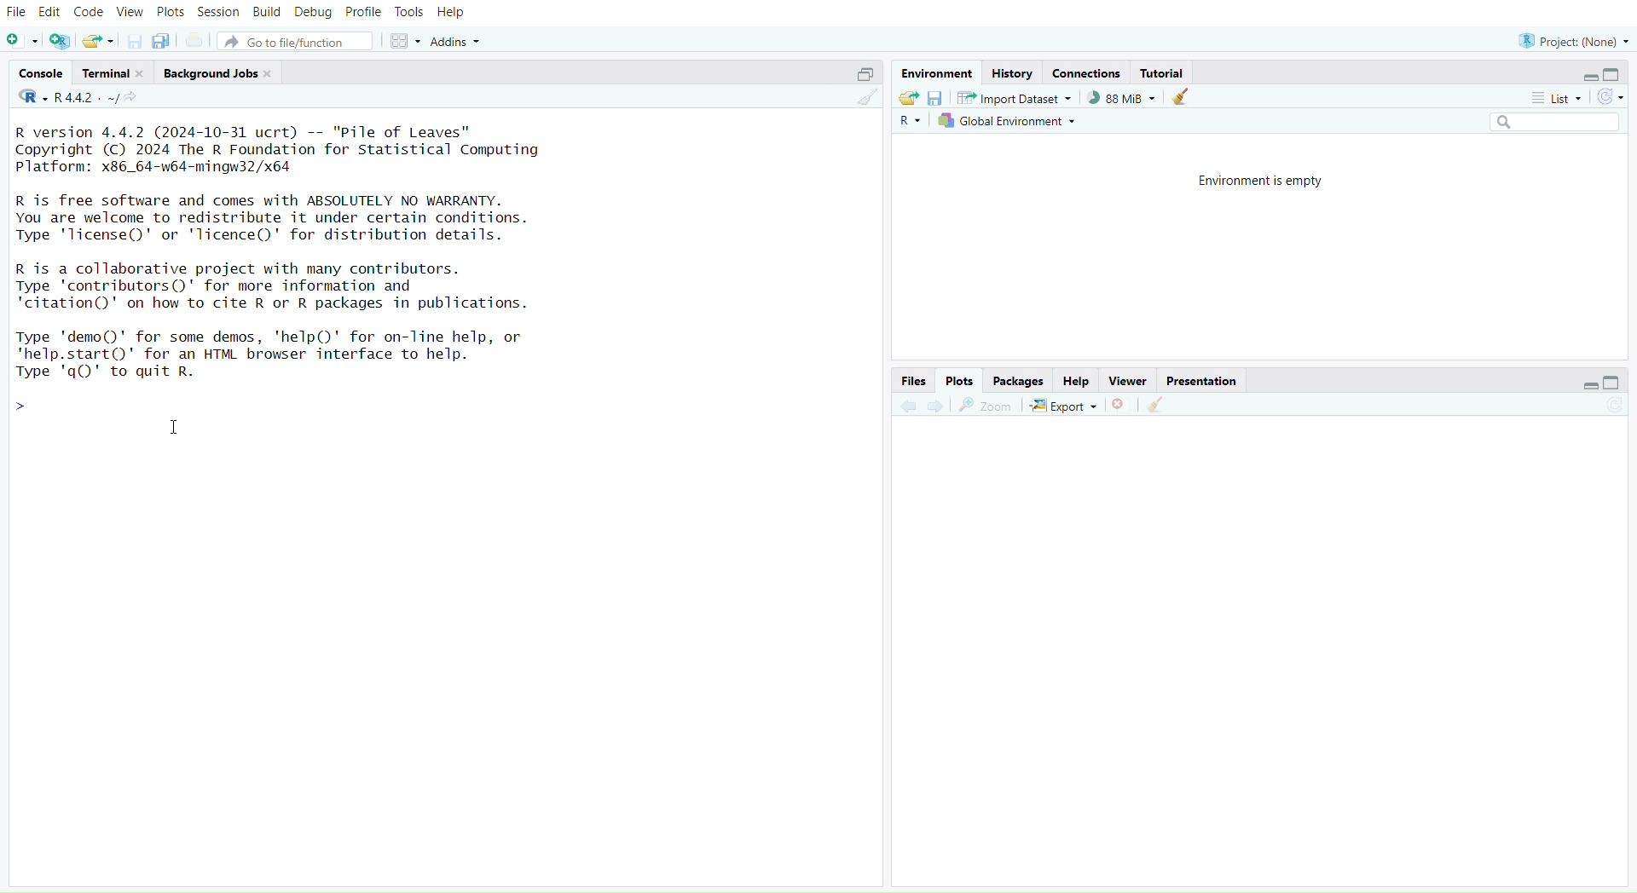 This screenshot has height=893, width=1637. I want to click on tutorial, so click(1166, 74).